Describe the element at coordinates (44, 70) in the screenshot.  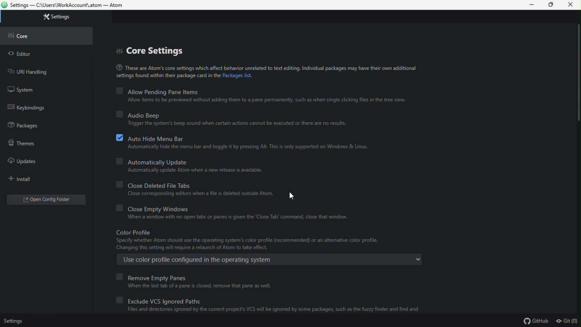
I see `URI Handling` at that location.